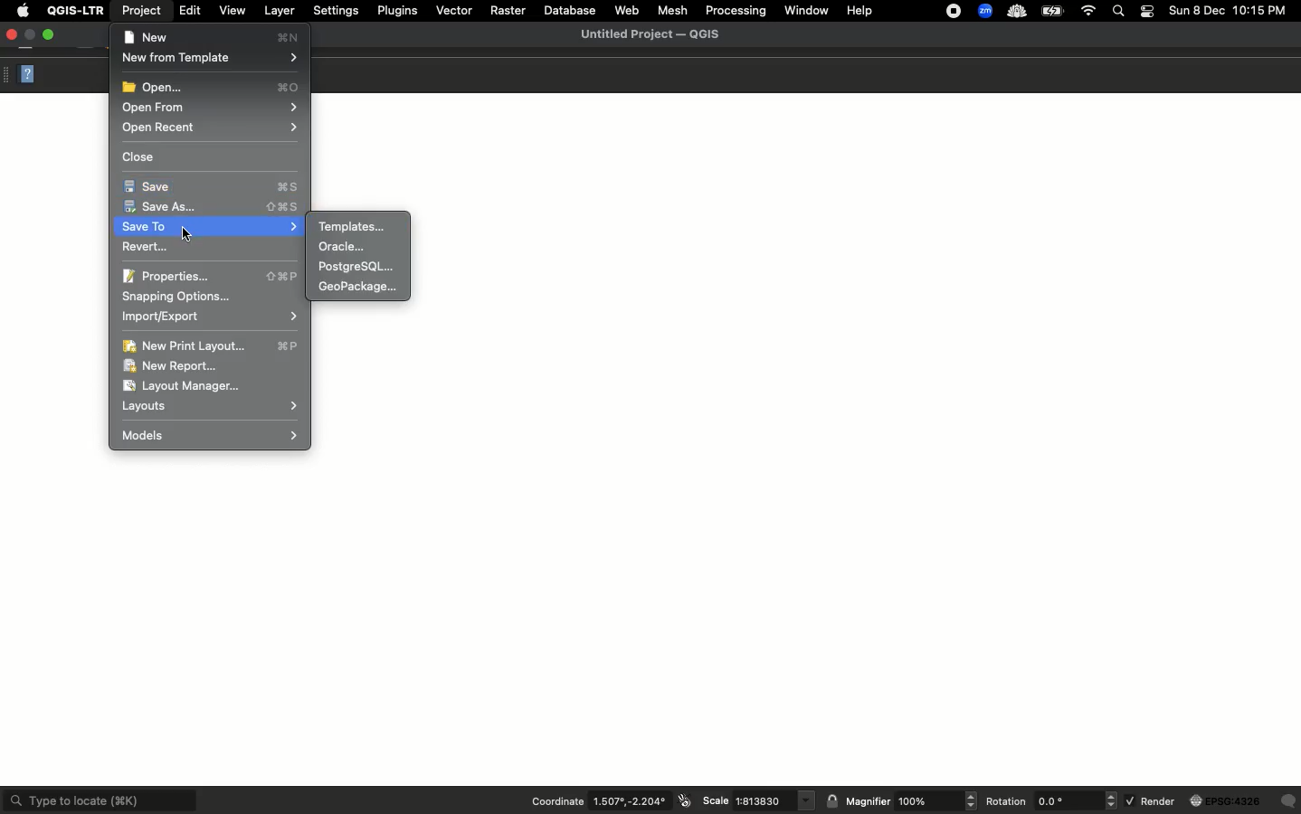 This screenshot has height=814, width=1301. What do you see at coordinates (937, 801) in the screenshot?
I see `magnifier` at bounding box center [937, 801].